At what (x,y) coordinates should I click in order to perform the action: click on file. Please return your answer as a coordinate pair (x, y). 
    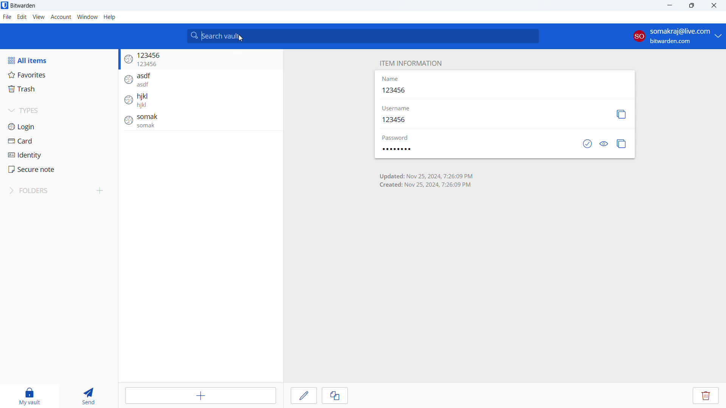
    Looking at the image, I should click on (7, 17).